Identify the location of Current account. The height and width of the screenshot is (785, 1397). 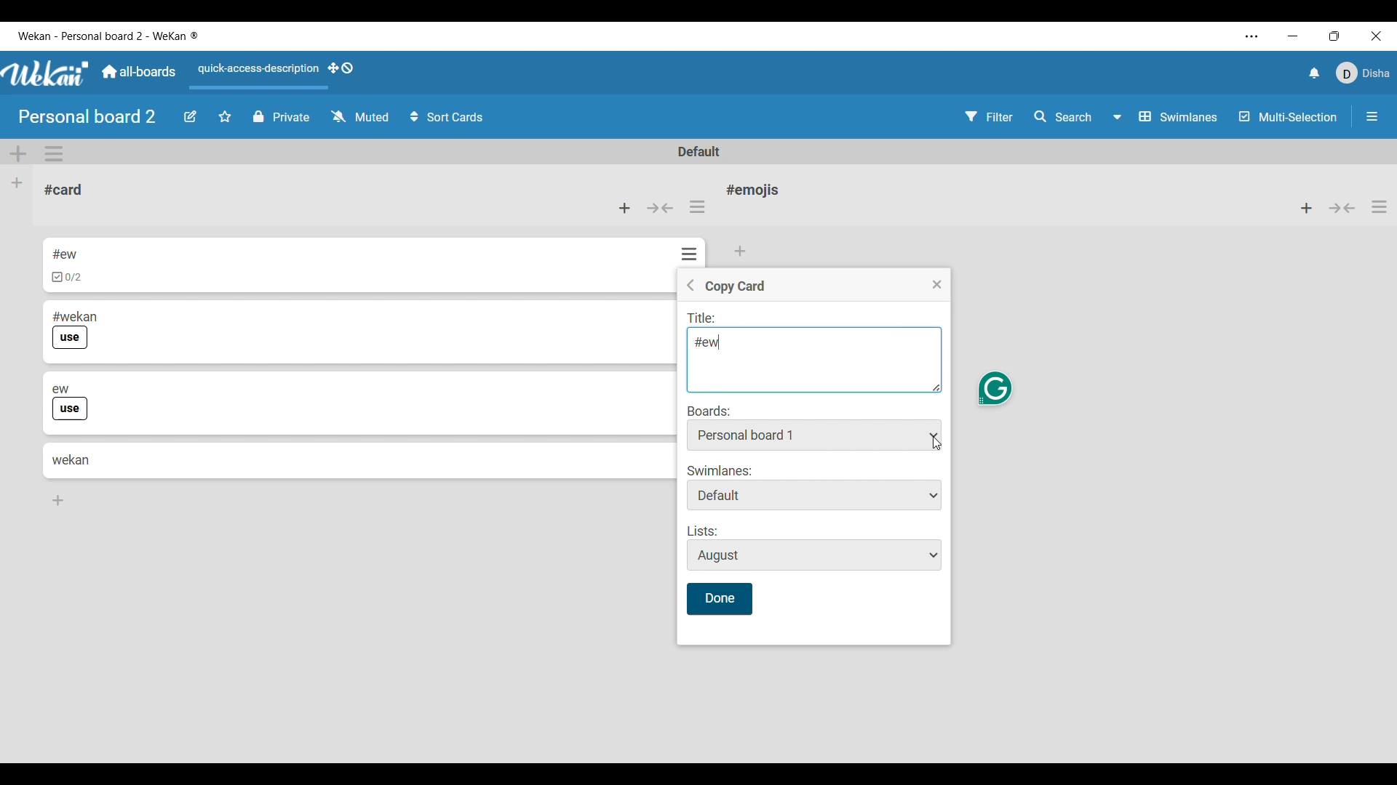
(1364, 73).